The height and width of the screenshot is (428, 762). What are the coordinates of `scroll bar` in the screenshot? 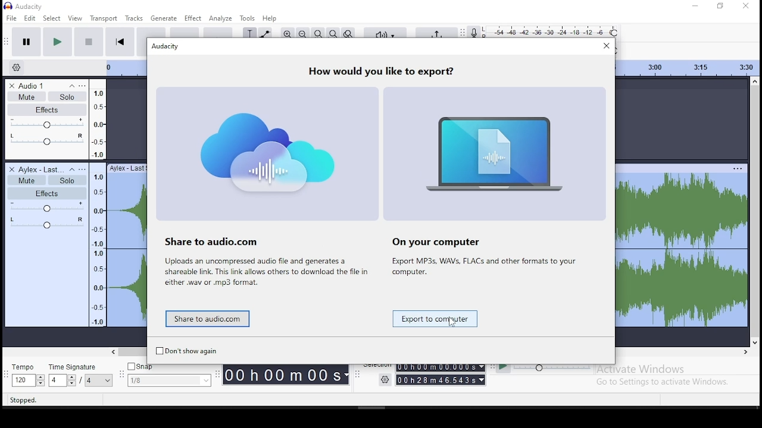 It's located at (686, 351).